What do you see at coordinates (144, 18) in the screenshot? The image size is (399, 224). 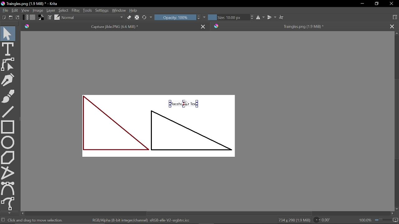 I see `Reload original preset` at bounding box center [144, 18].